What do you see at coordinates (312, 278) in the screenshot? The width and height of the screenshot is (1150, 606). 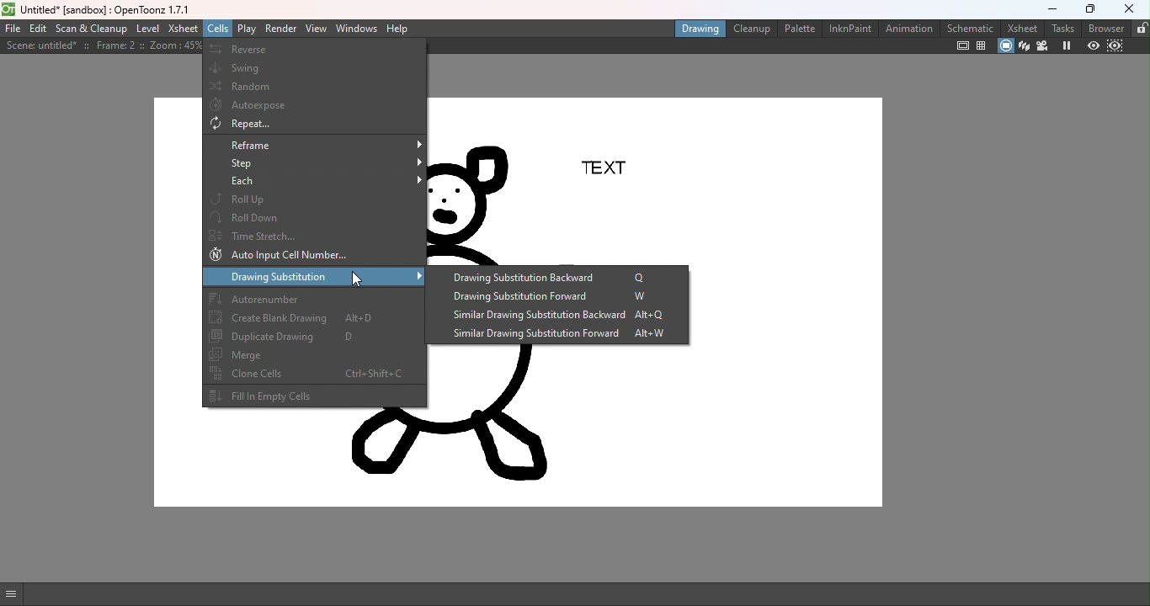 I see `Drawing substitution` at bounding box center [312, 278].